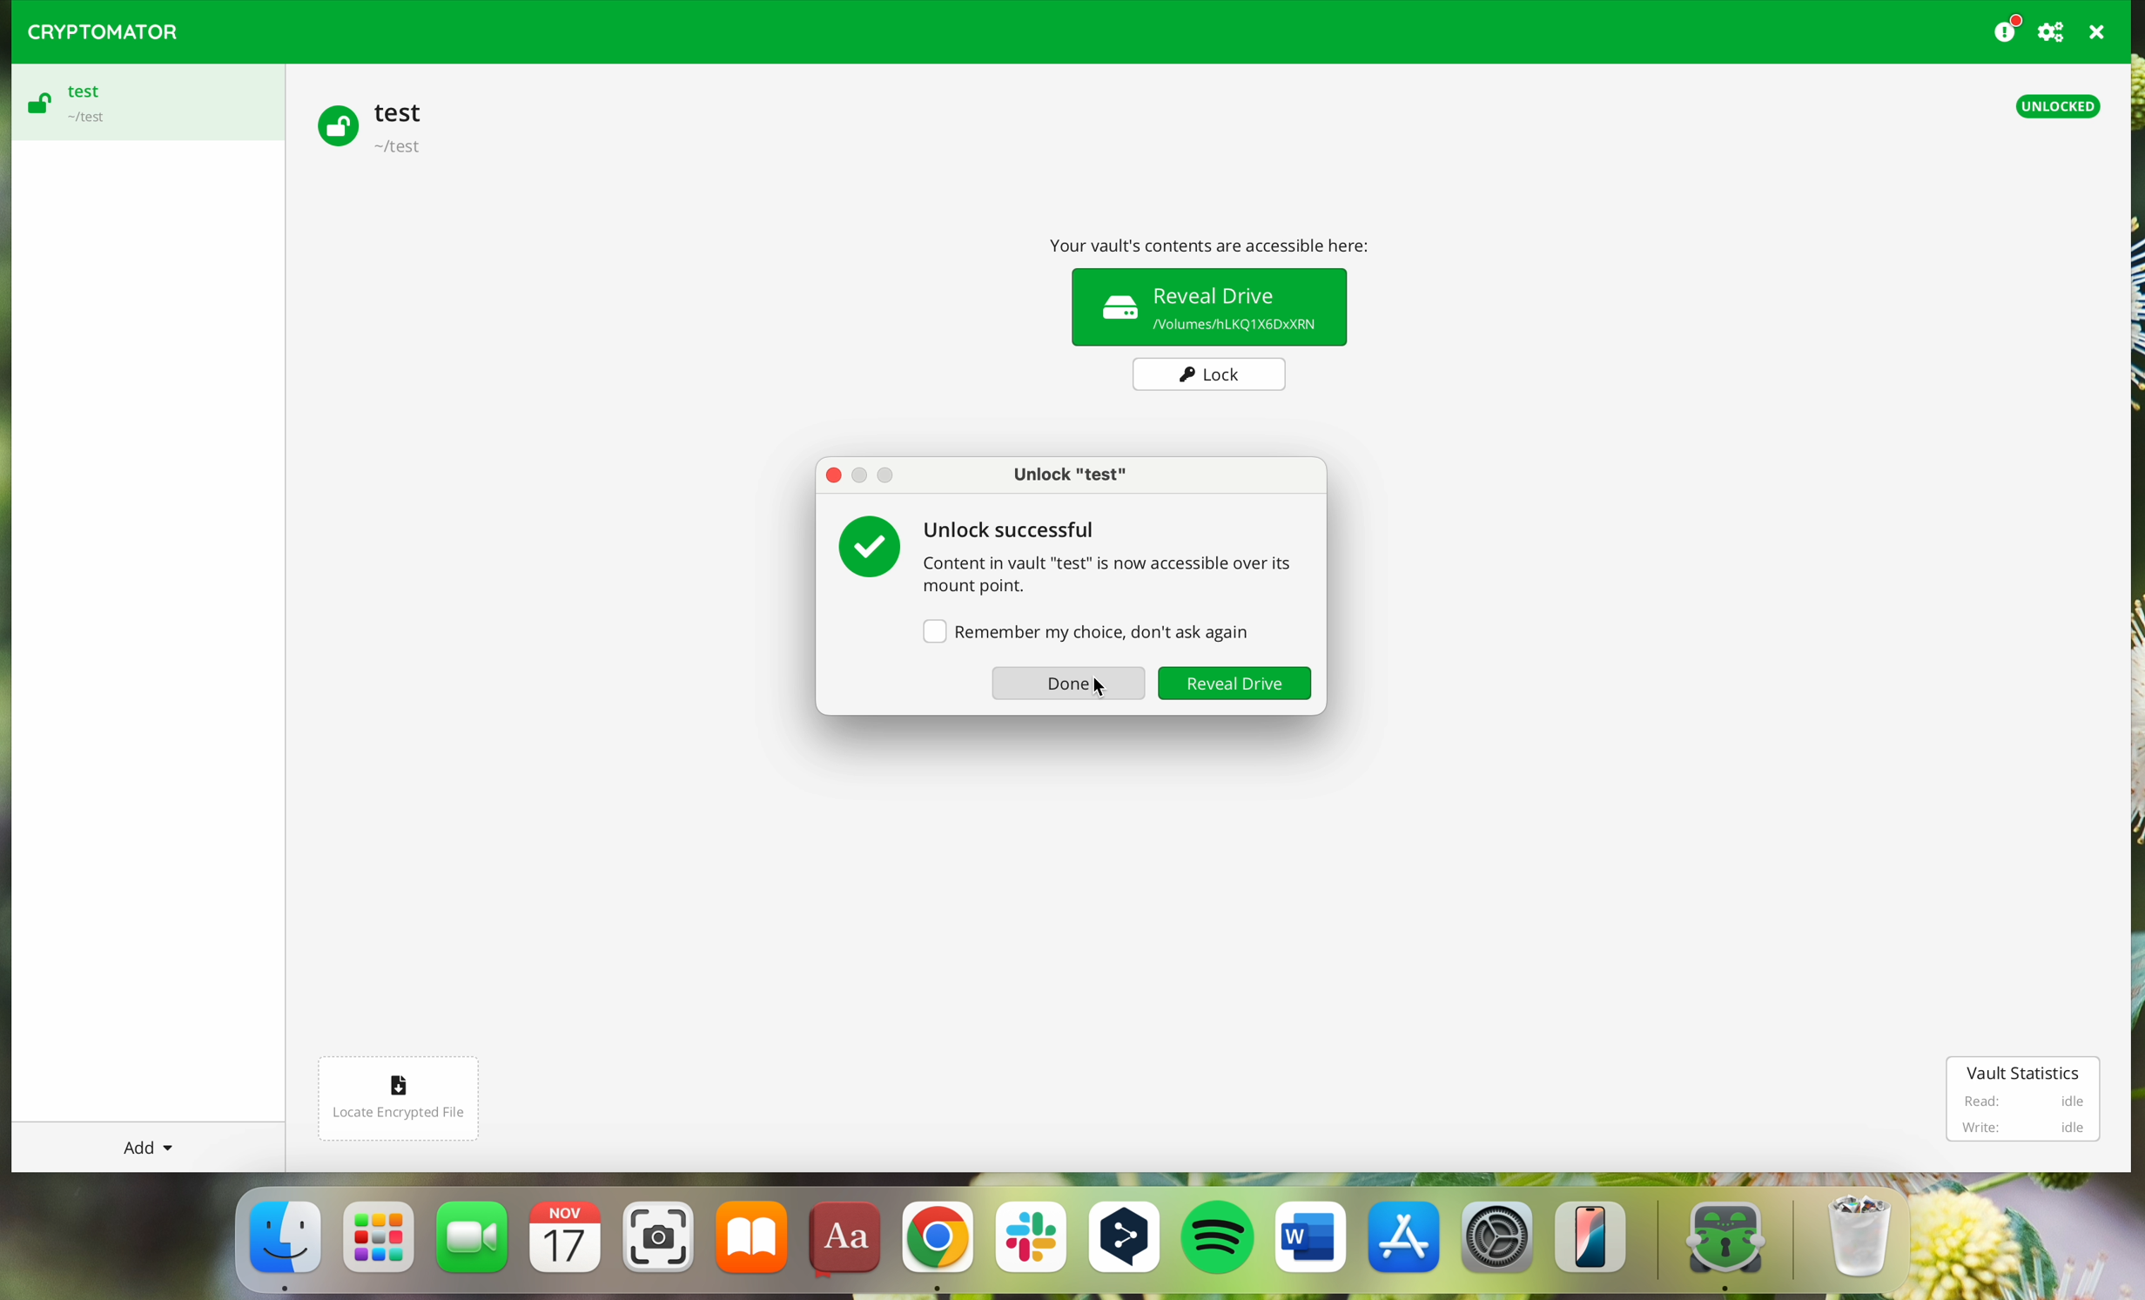  I want to click on CRYPTOMATOR LOGO, so click(95, 28).